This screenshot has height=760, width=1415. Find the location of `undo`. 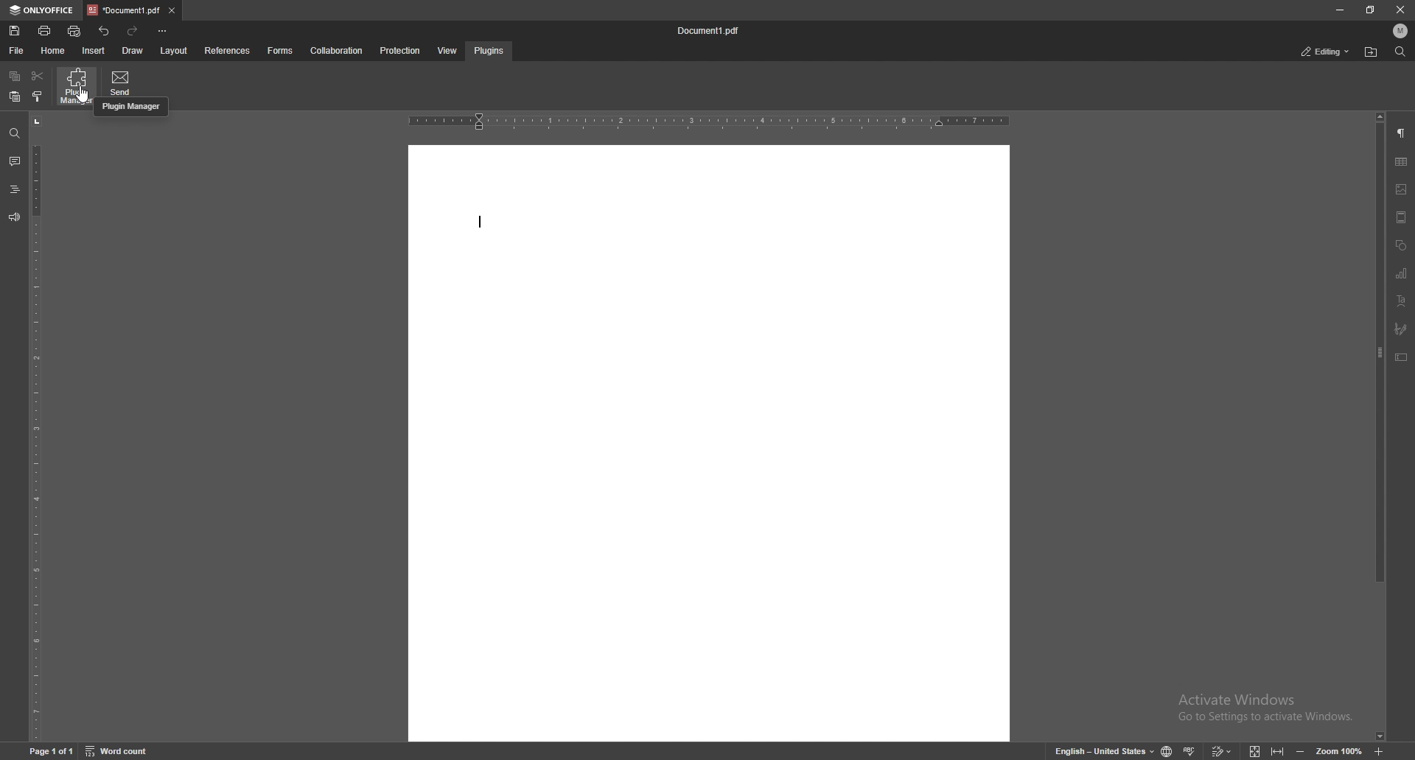

undo is located at coordinates (105, 30).